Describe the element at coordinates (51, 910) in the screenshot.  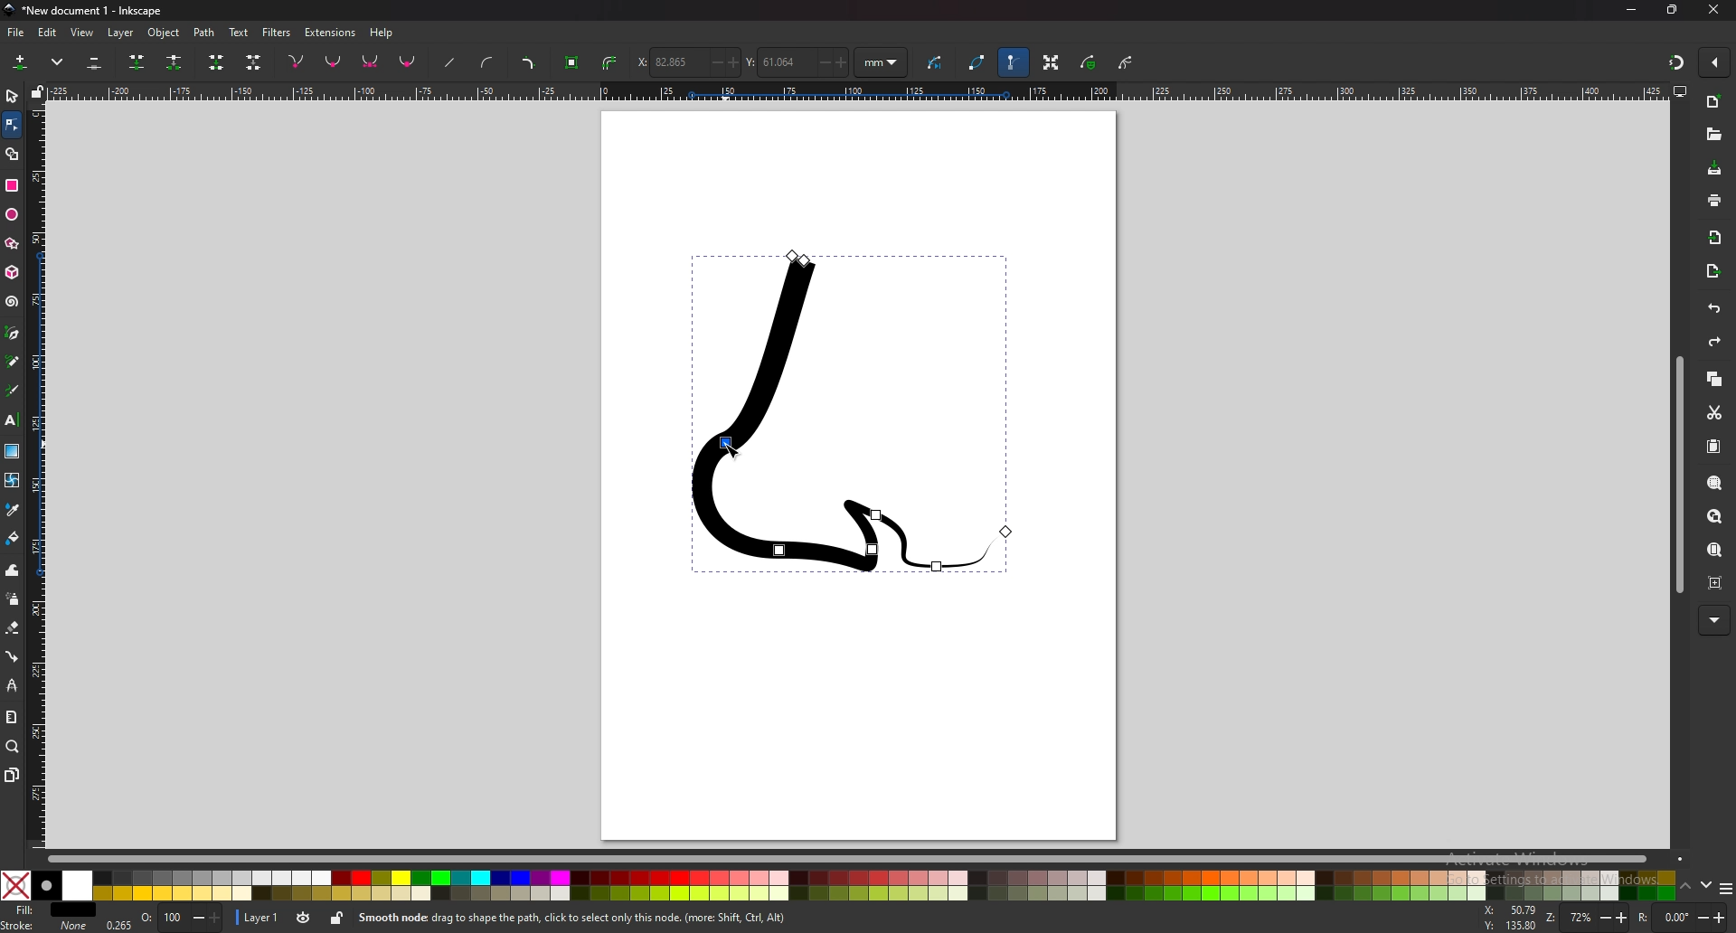
I see `fill` at that location.